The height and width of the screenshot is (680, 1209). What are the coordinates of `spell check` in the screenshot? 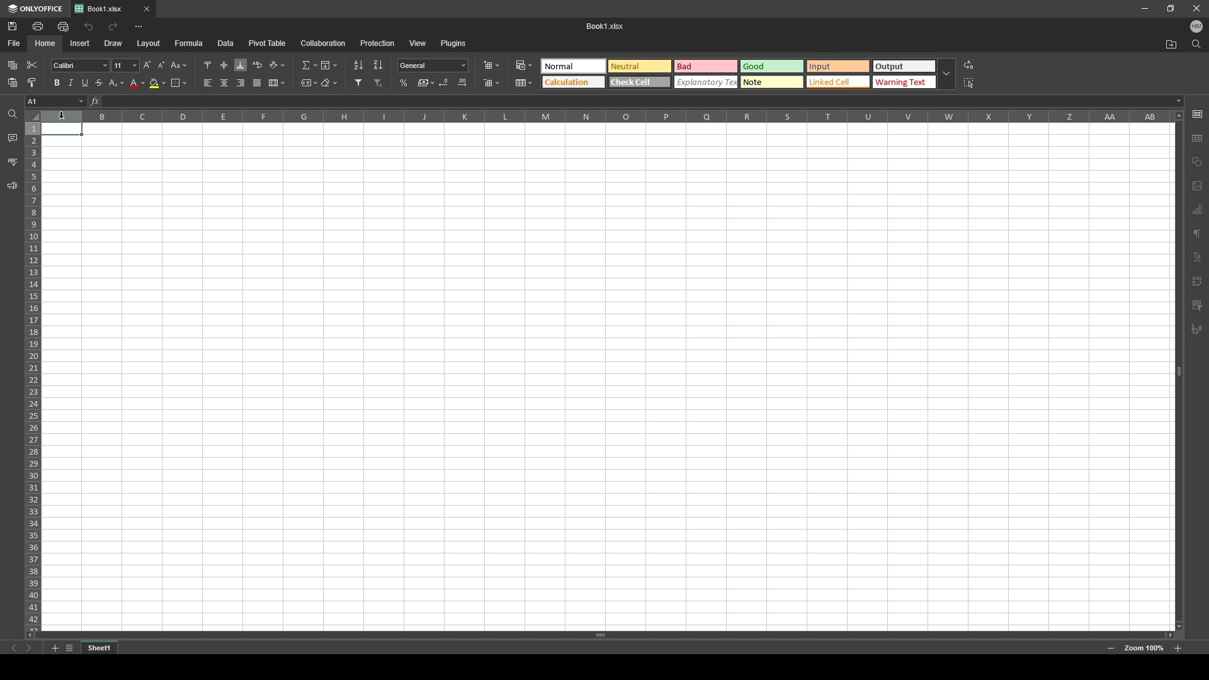 It's located at (13, 162).